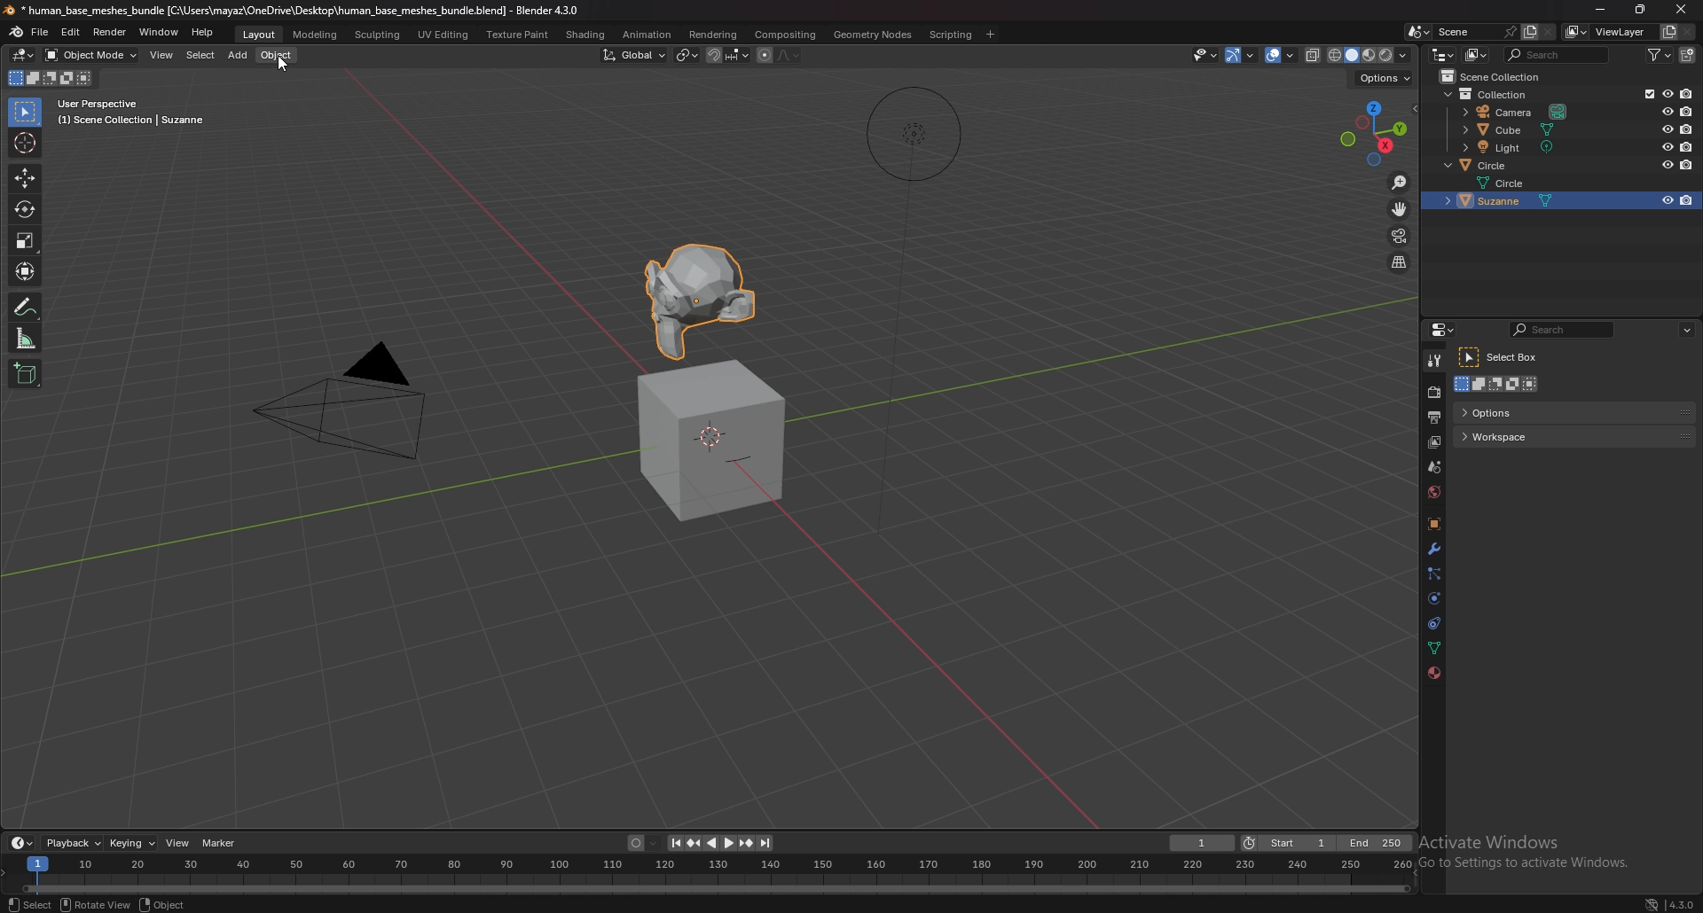  Describe the element at coordinates (1686, 201) in the screenshot. I see `disable in renders` at that location.